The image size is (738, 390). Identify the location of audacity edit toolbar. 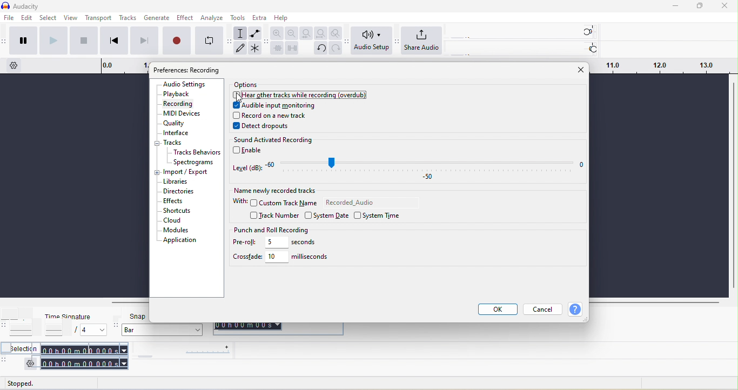
(267, 41).